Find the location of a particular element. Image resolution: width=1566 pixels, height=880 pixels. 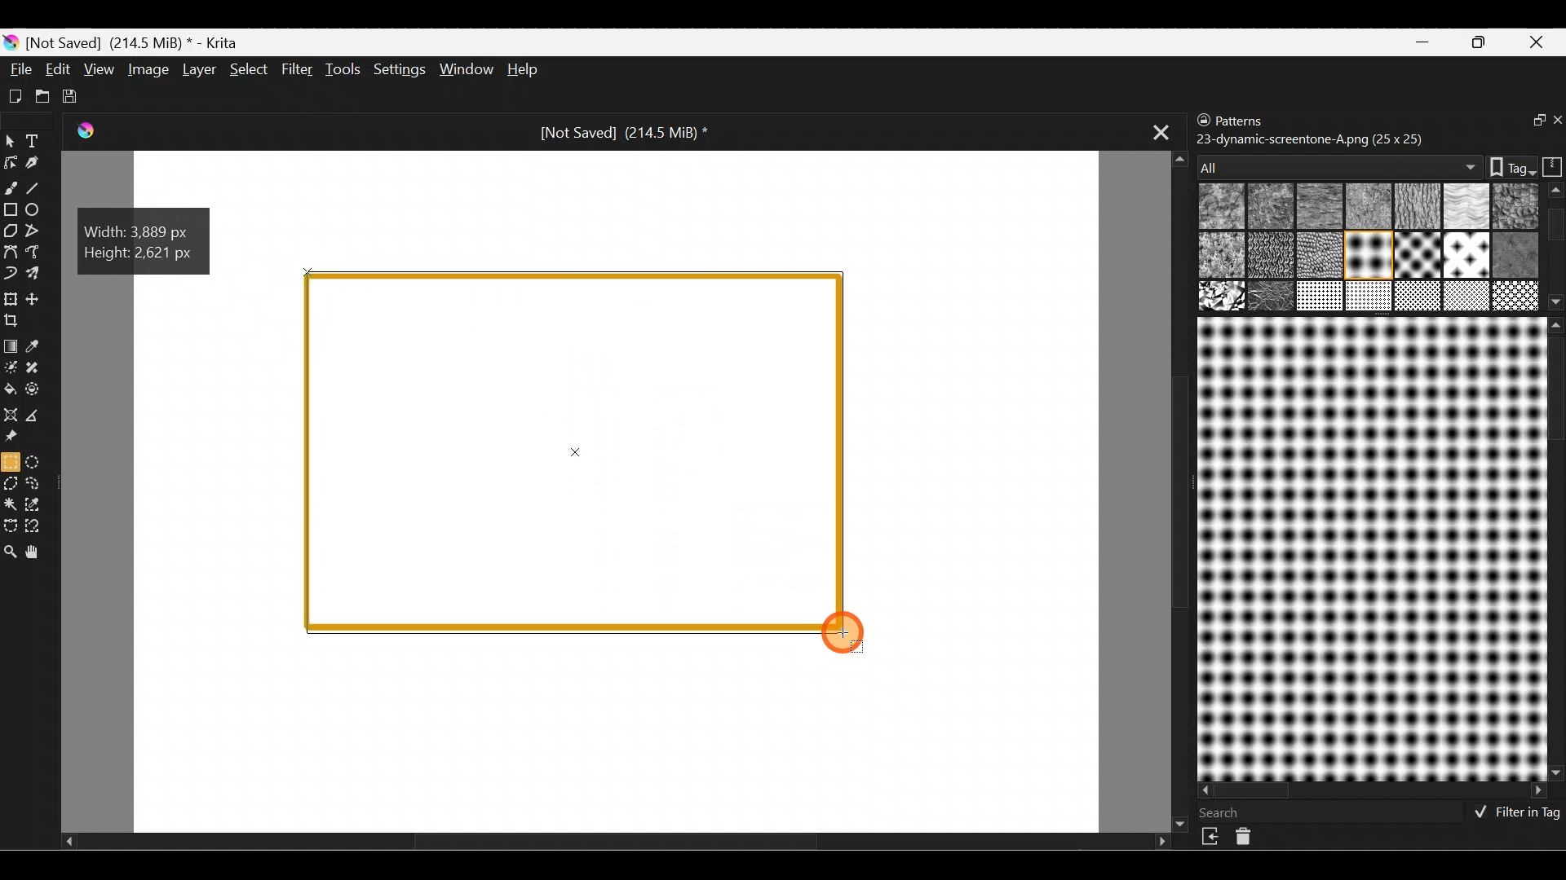

Select shapes is located at coordinates (10, 142).